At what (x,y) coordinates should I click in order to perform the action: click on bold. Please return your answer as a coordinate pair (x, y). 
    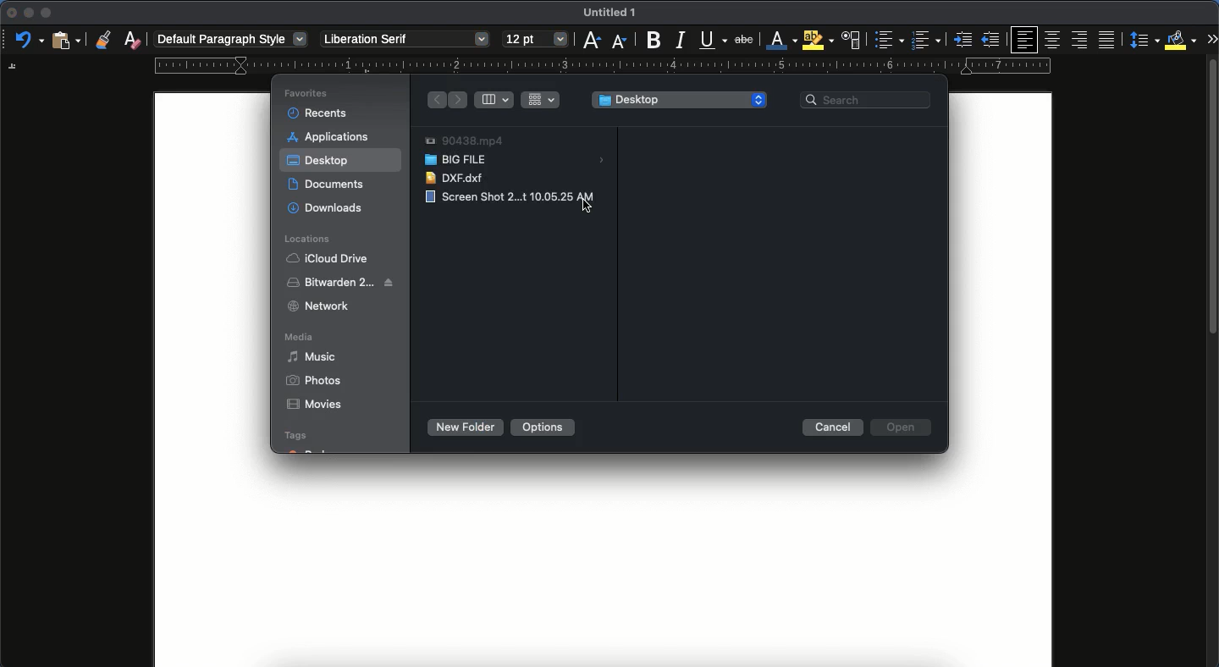
    Looking at the image, I should click on (648, 41).